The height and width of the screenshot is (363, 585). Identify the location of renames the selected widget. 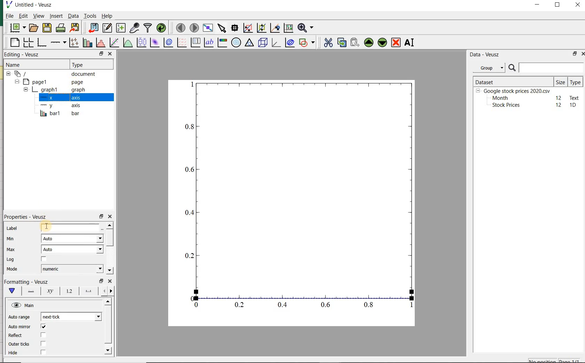
(408, 43).